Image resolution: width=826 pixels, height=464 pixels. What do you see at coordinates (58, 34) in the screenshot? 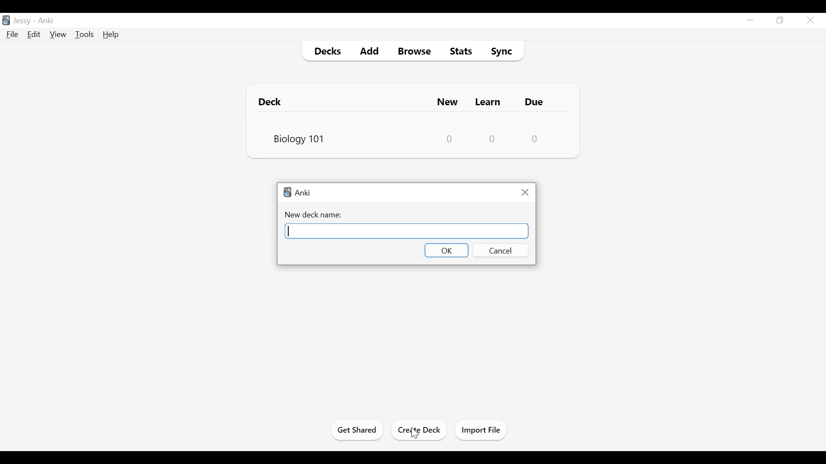
I see `View` at bounding box center [58, 34].